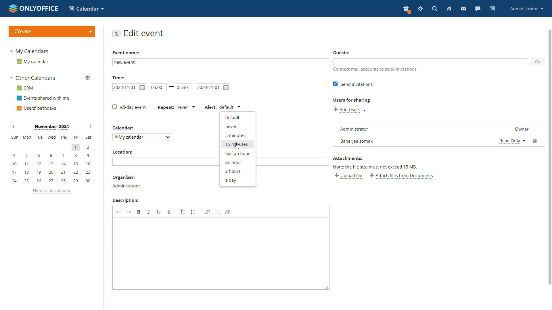  Describe the element at coordinates (38, 108) in the screenshot. I see `users' birthdays` at that location.